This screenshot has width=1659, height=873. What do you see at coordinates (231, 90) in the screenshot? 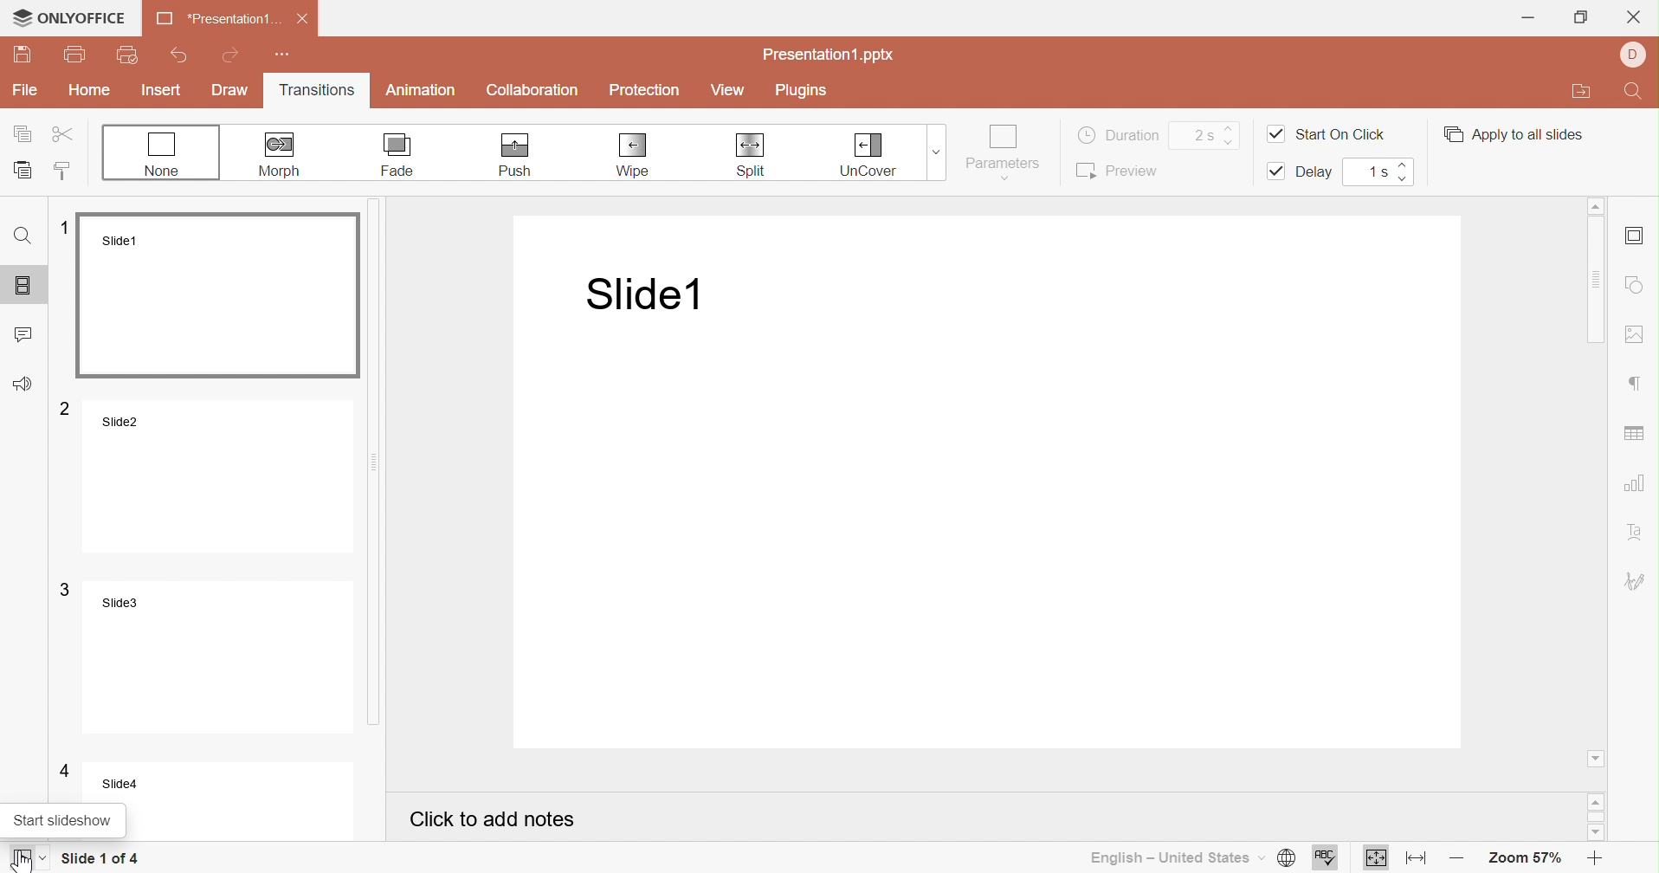
I see `Draw` at bounding box center [231, 90].